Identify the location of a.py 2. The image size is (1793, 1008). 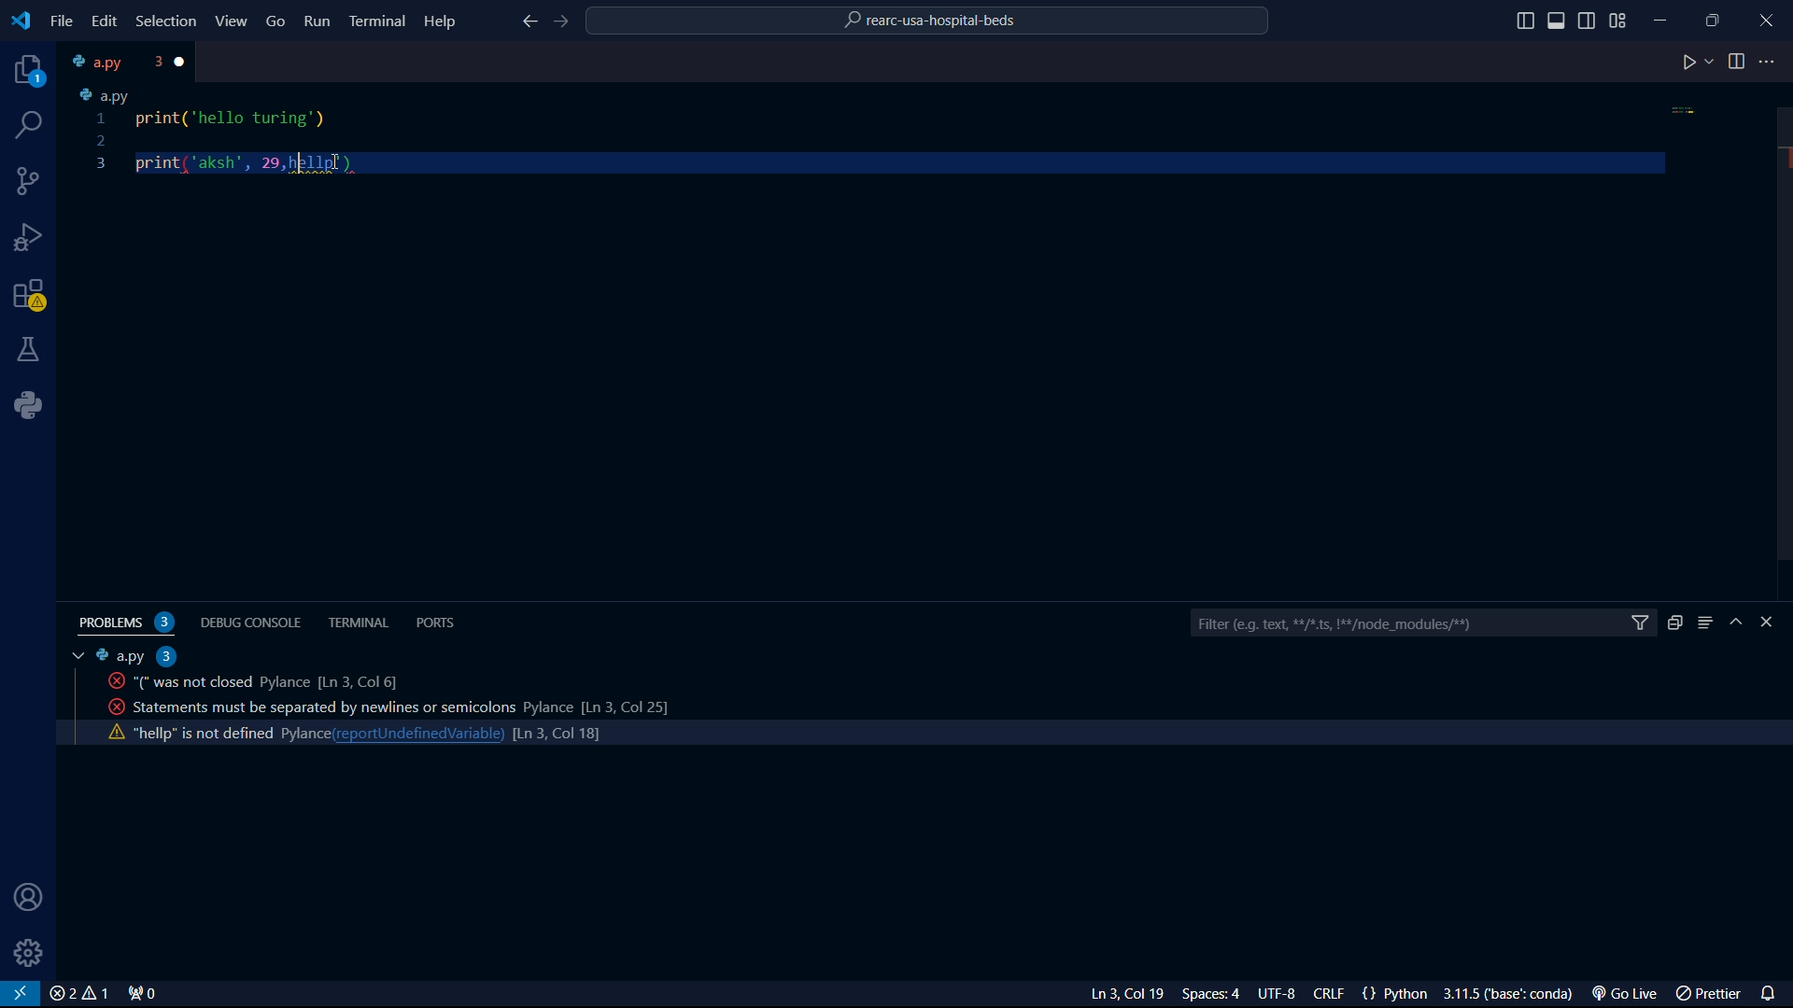
(136, 655).